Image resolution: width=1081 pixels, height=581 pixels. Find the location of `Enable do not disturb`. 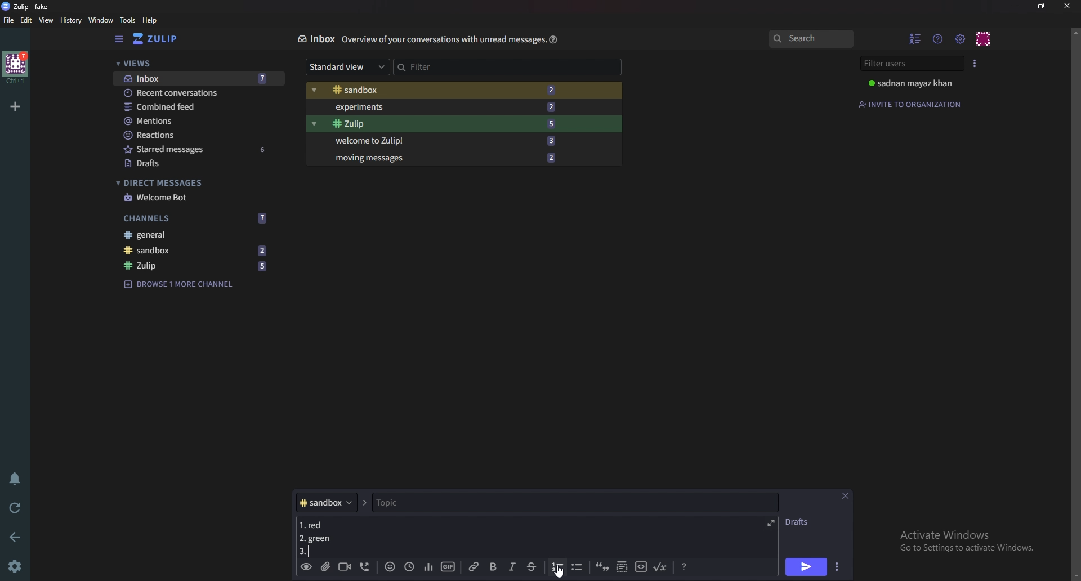

Enable do not disturb is located at coordinates (14, 479).